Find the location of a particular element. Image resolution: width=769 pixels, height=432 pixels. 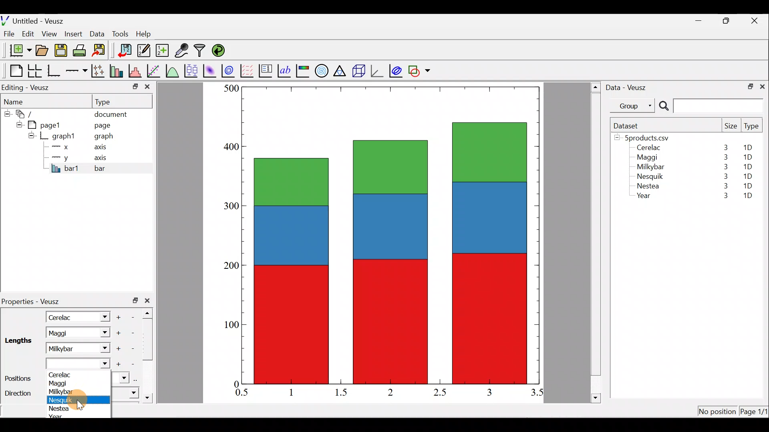

Import data into veusz is located at coordinates (125, 51).